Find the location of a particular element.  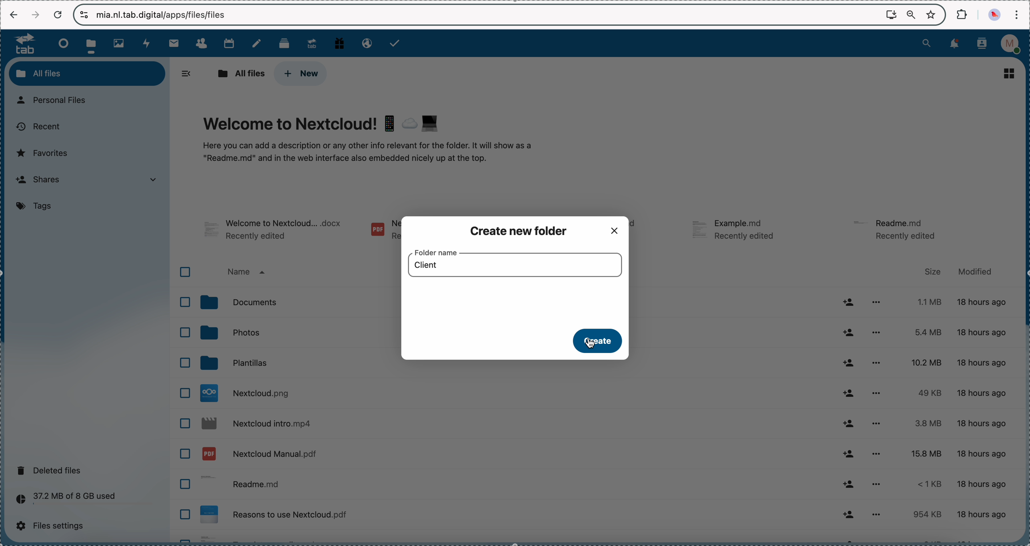

notifications is located at coordinates (953, 44).